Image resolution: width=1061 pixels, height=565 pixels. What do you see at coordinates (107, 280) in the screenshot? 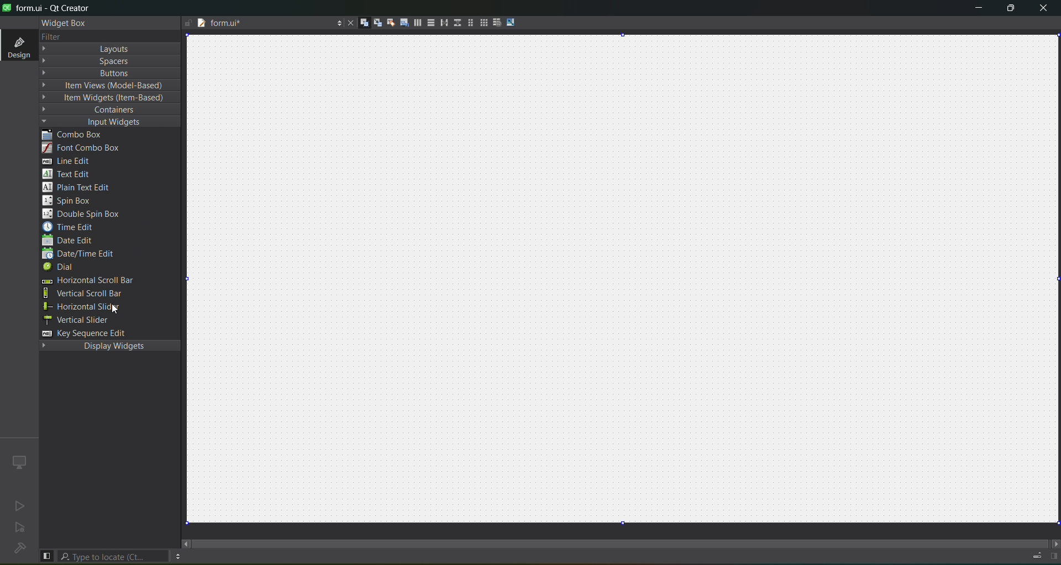
I see `horizontal scroll bar` at bounding box center [107, 280].